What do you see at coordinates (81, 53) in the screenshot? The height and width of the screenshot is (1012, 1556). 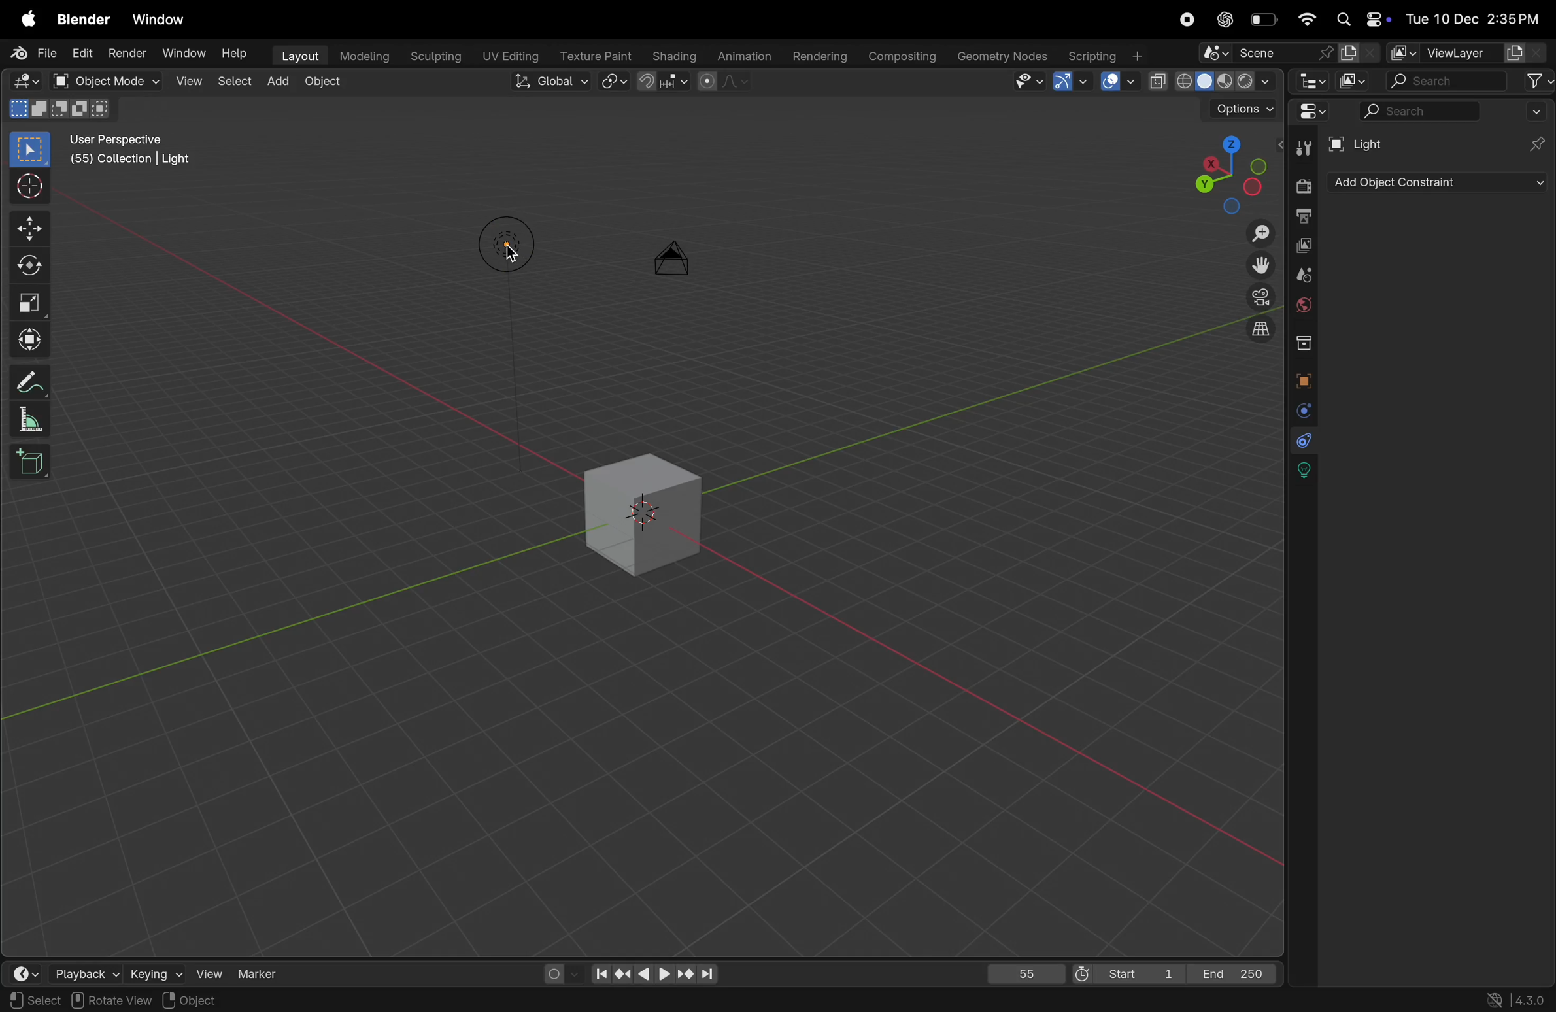 I see `Edit` at bounding box center [81, 53].